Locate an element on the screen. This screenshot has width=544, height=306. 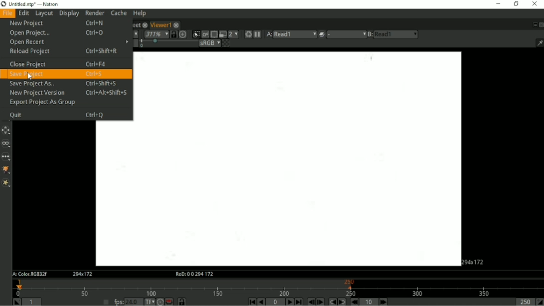
Clips the portion of the image is located at coordinates (196, 34).